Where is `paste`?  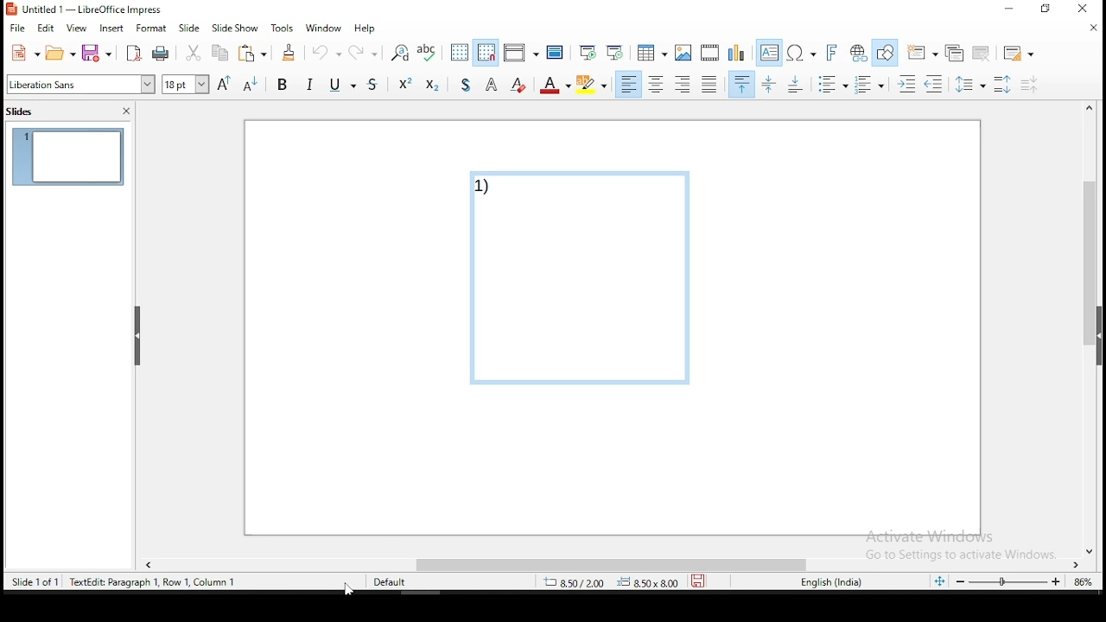 paste is located at coordinates (254, 54).